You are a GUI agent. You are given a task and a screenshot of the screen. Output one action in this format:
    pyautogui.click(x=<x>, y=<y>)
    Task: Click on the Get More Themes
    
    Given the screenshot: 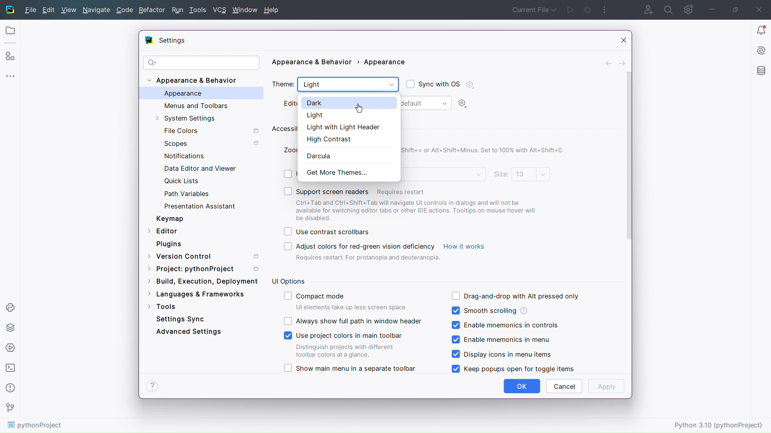 What is the action you would take?
    pyautogui.click(x=336, y=172)
    